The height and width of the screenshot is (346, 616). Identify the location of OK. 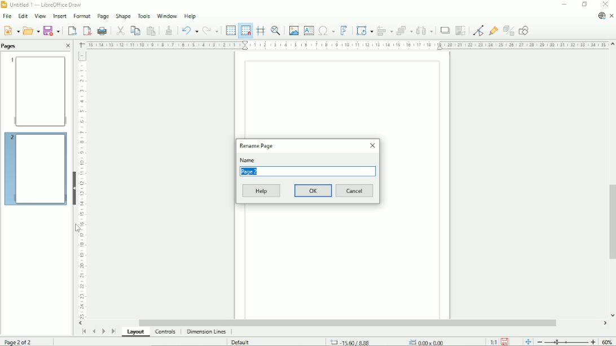
(314, 190).